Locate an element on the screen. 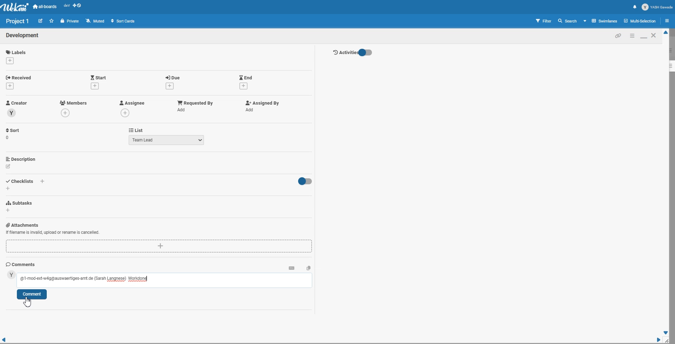  add is located at coordinates (183, 110).